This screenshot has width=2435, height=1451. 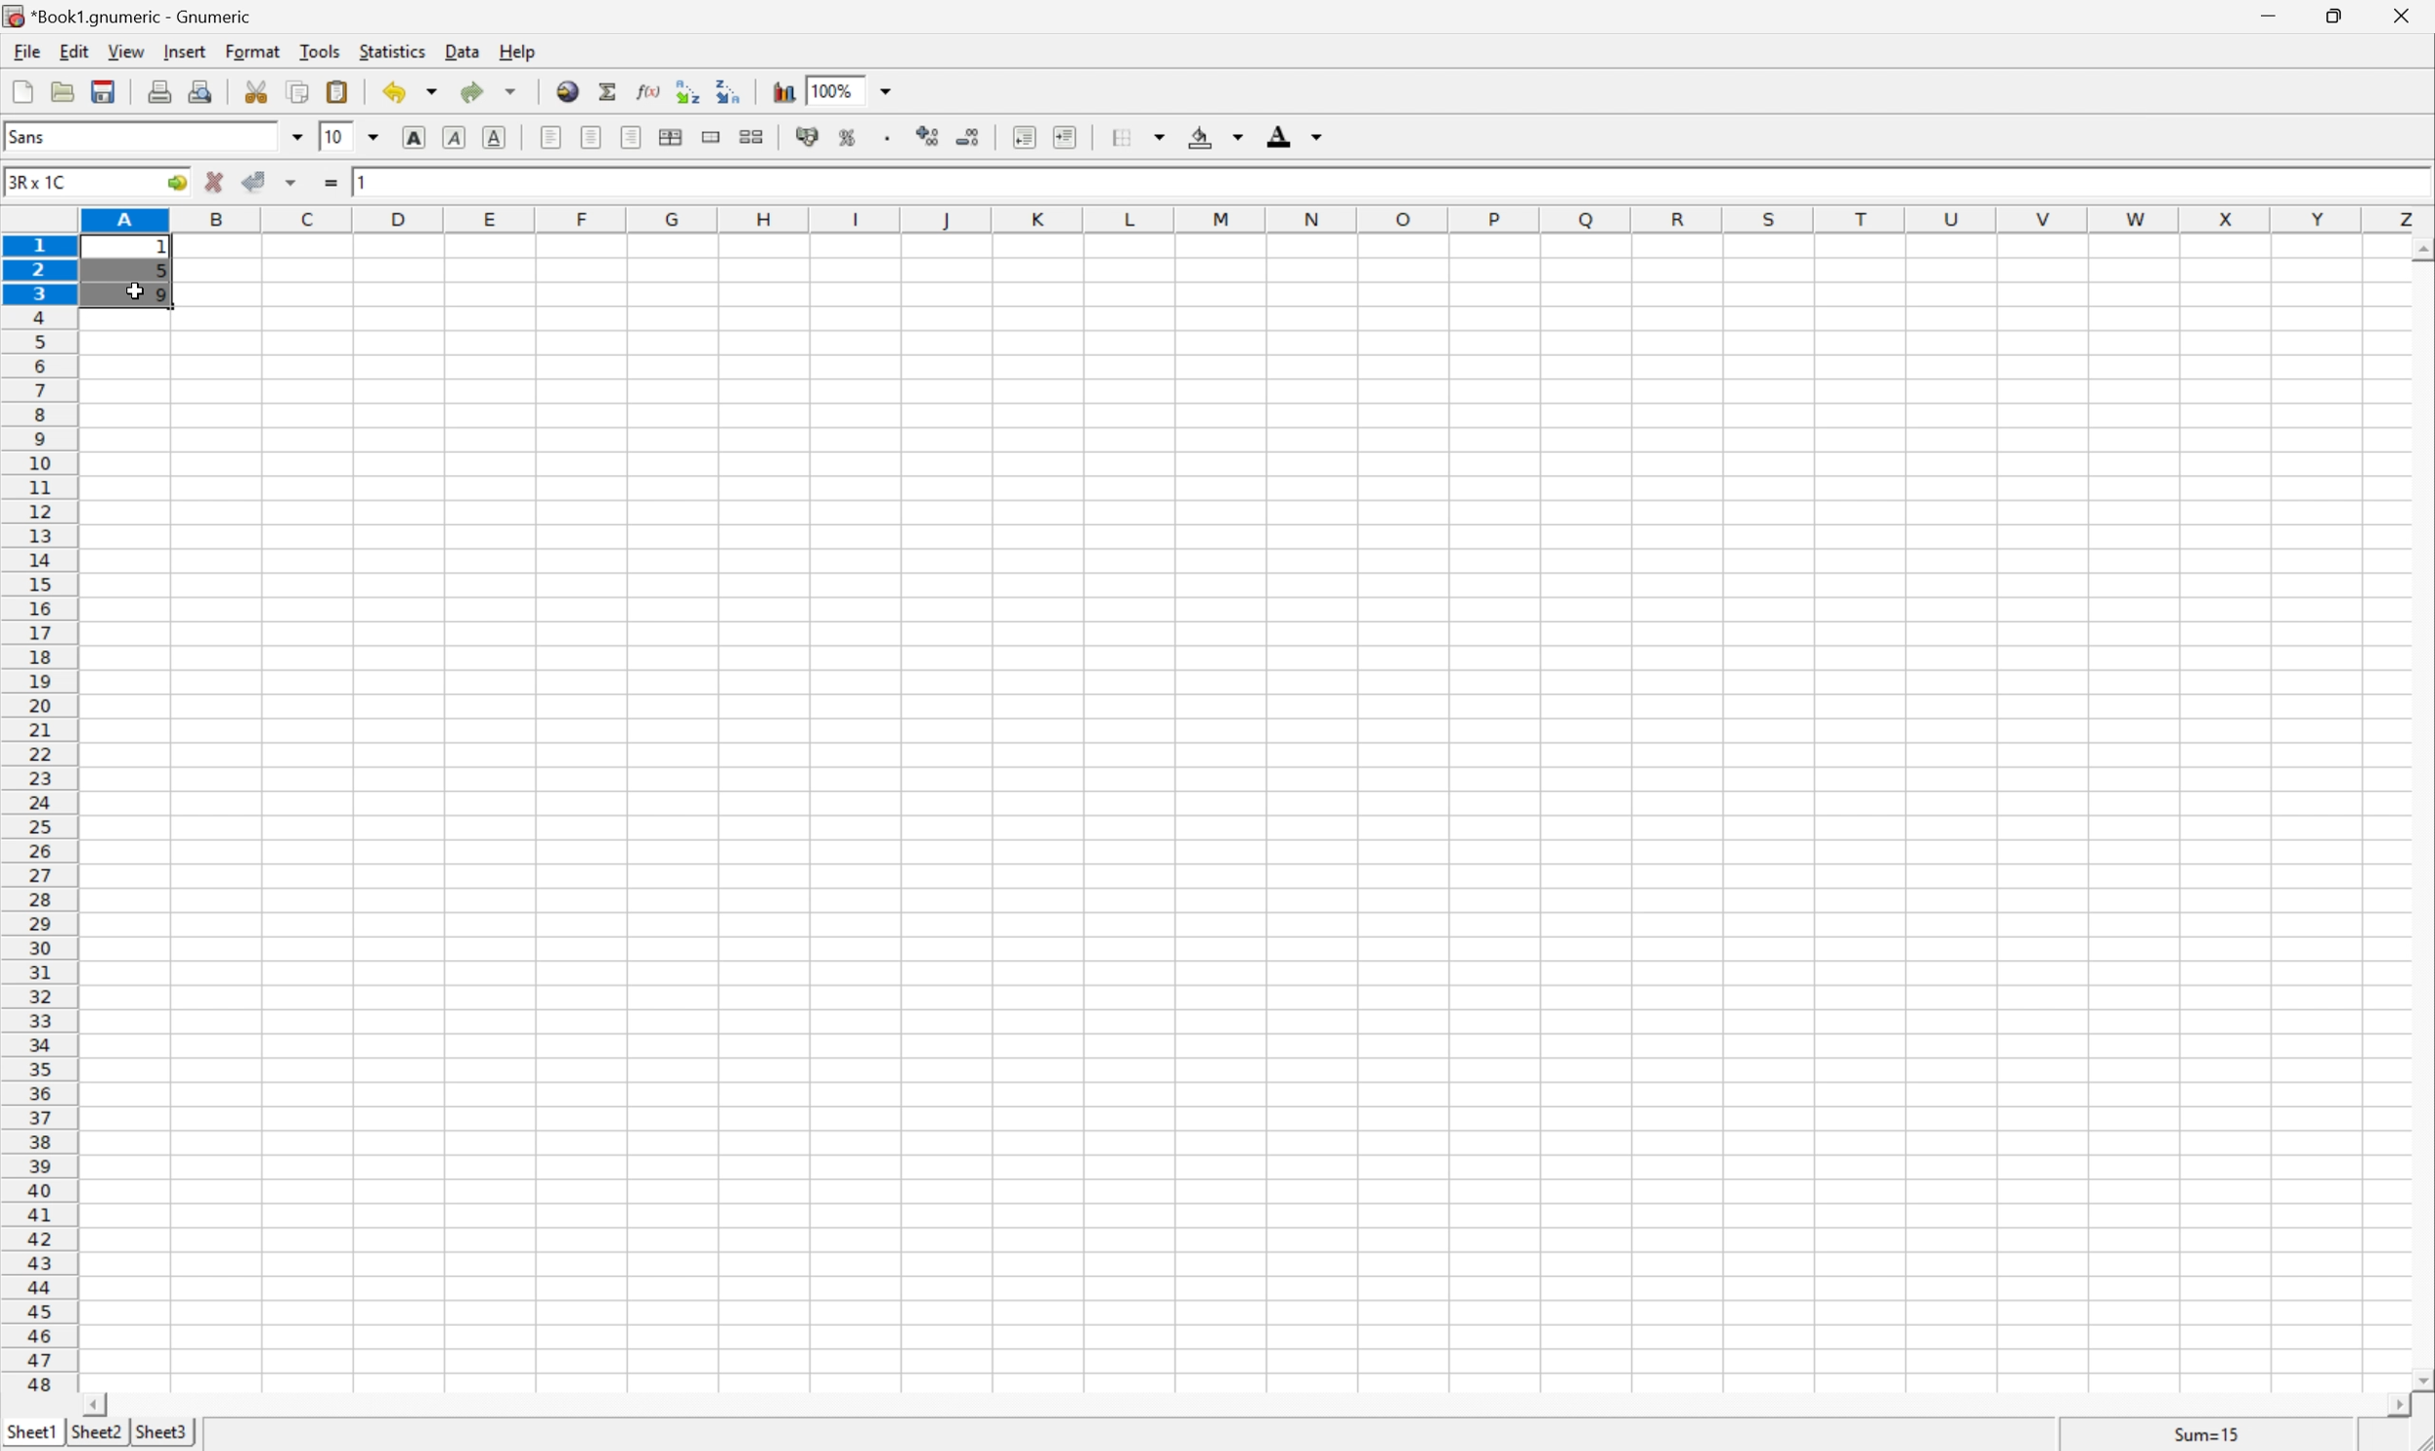 I want to click on copy, so click(x=297, y=91).